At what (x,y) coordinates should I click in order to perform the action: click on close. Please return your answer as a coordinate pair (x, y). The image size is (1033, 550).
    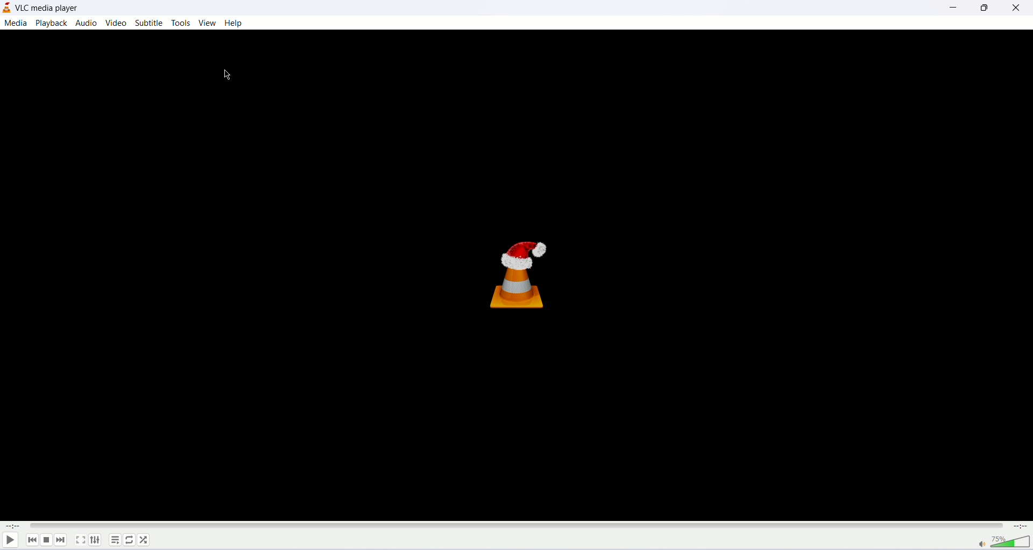
    Looking at the image, I should click on (1017, 8).